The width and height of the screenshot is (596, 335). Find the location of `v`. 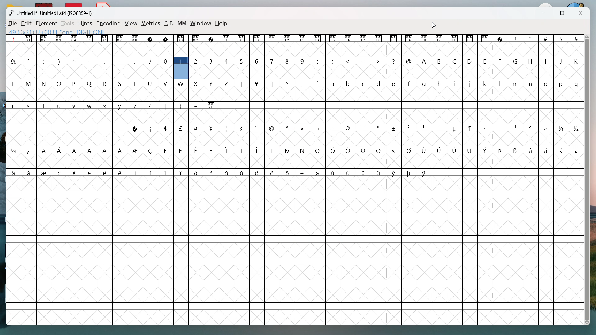

v is located at coordinates (75, 106).